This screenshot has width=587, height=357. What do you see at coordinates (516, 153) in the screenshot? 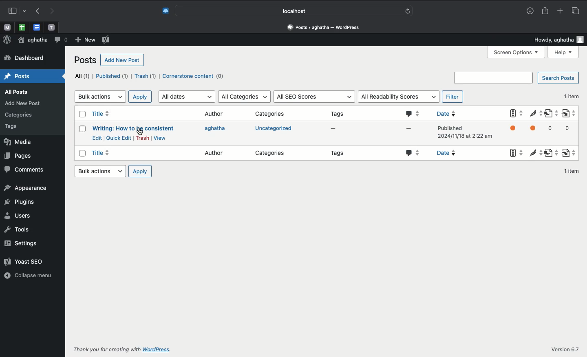
I see `Yoast` at bounding box center [516, 153].